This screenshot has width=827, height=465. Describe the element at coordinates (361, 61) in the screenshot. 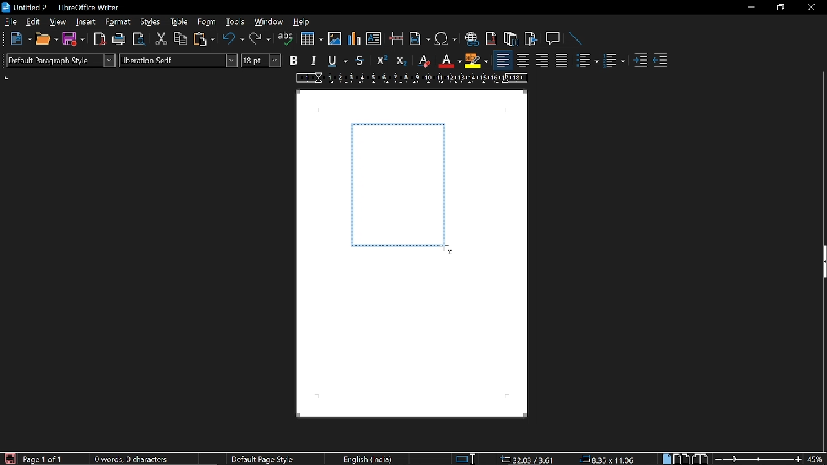

I see `strikethrough` at that location.